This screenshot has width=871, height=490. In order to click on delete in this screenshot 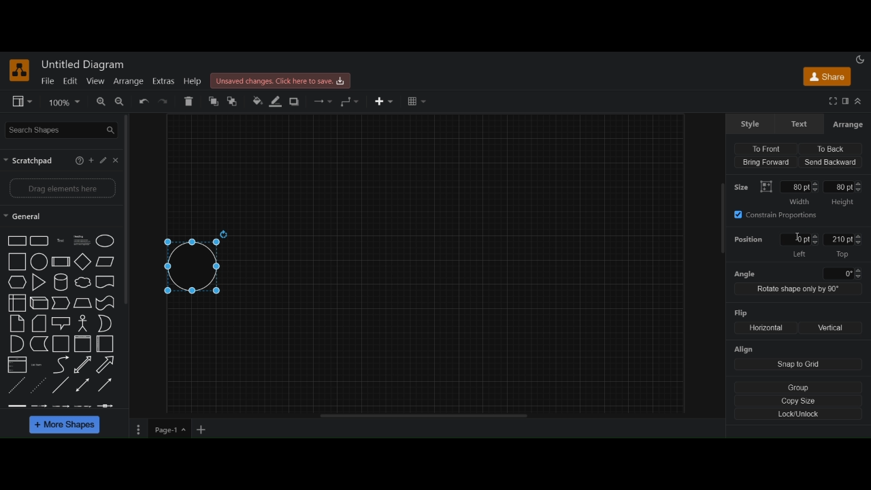, I will do `click(190, 101)`.